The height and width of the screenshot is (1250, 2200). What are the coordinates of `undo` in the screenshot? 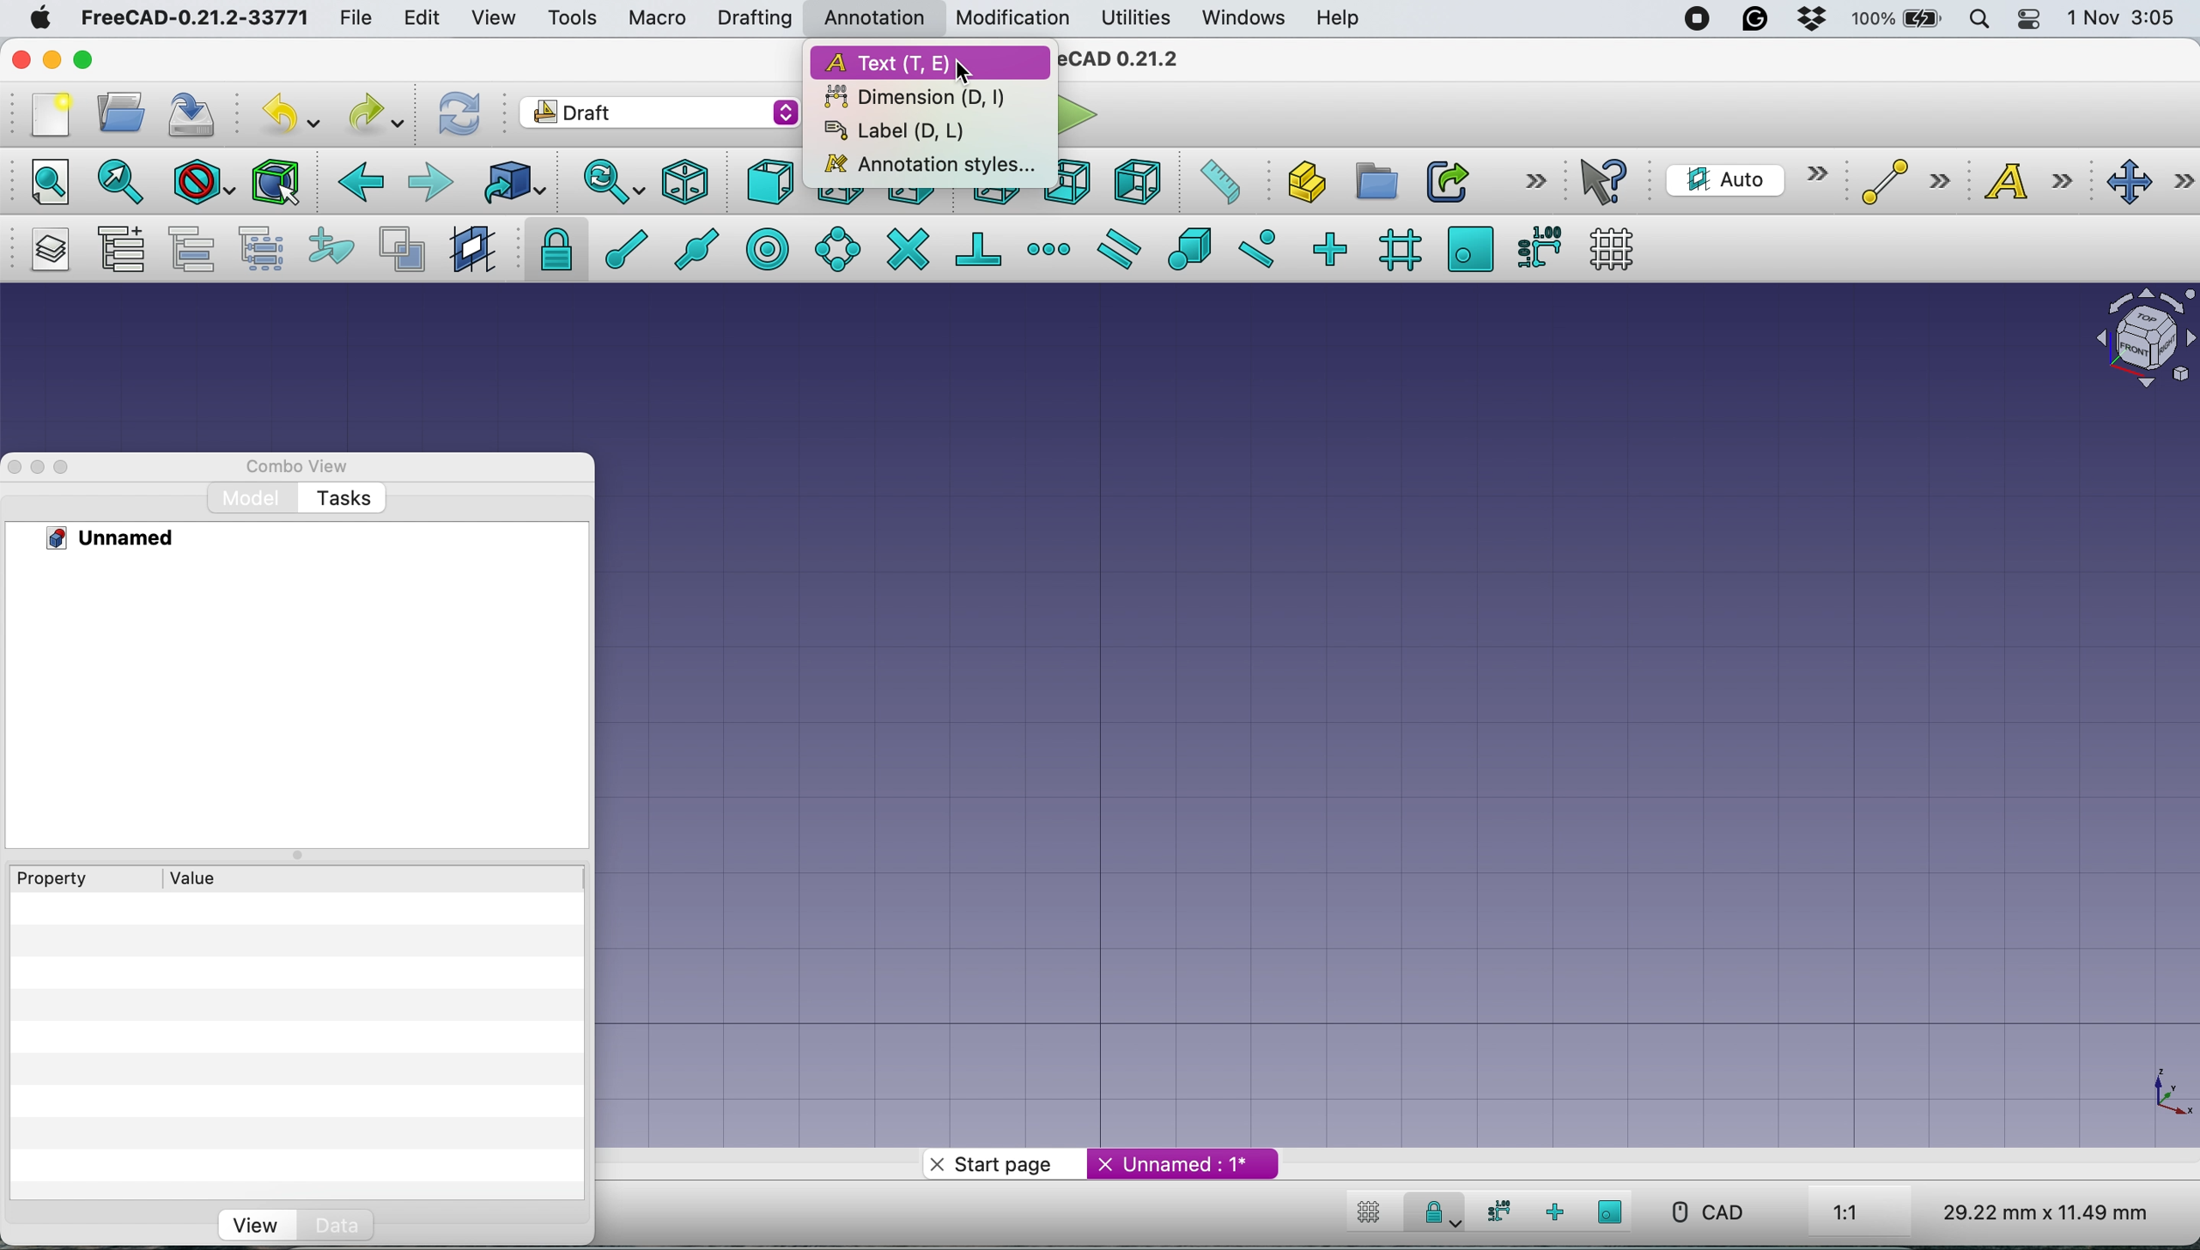 It's located at (297, 111).